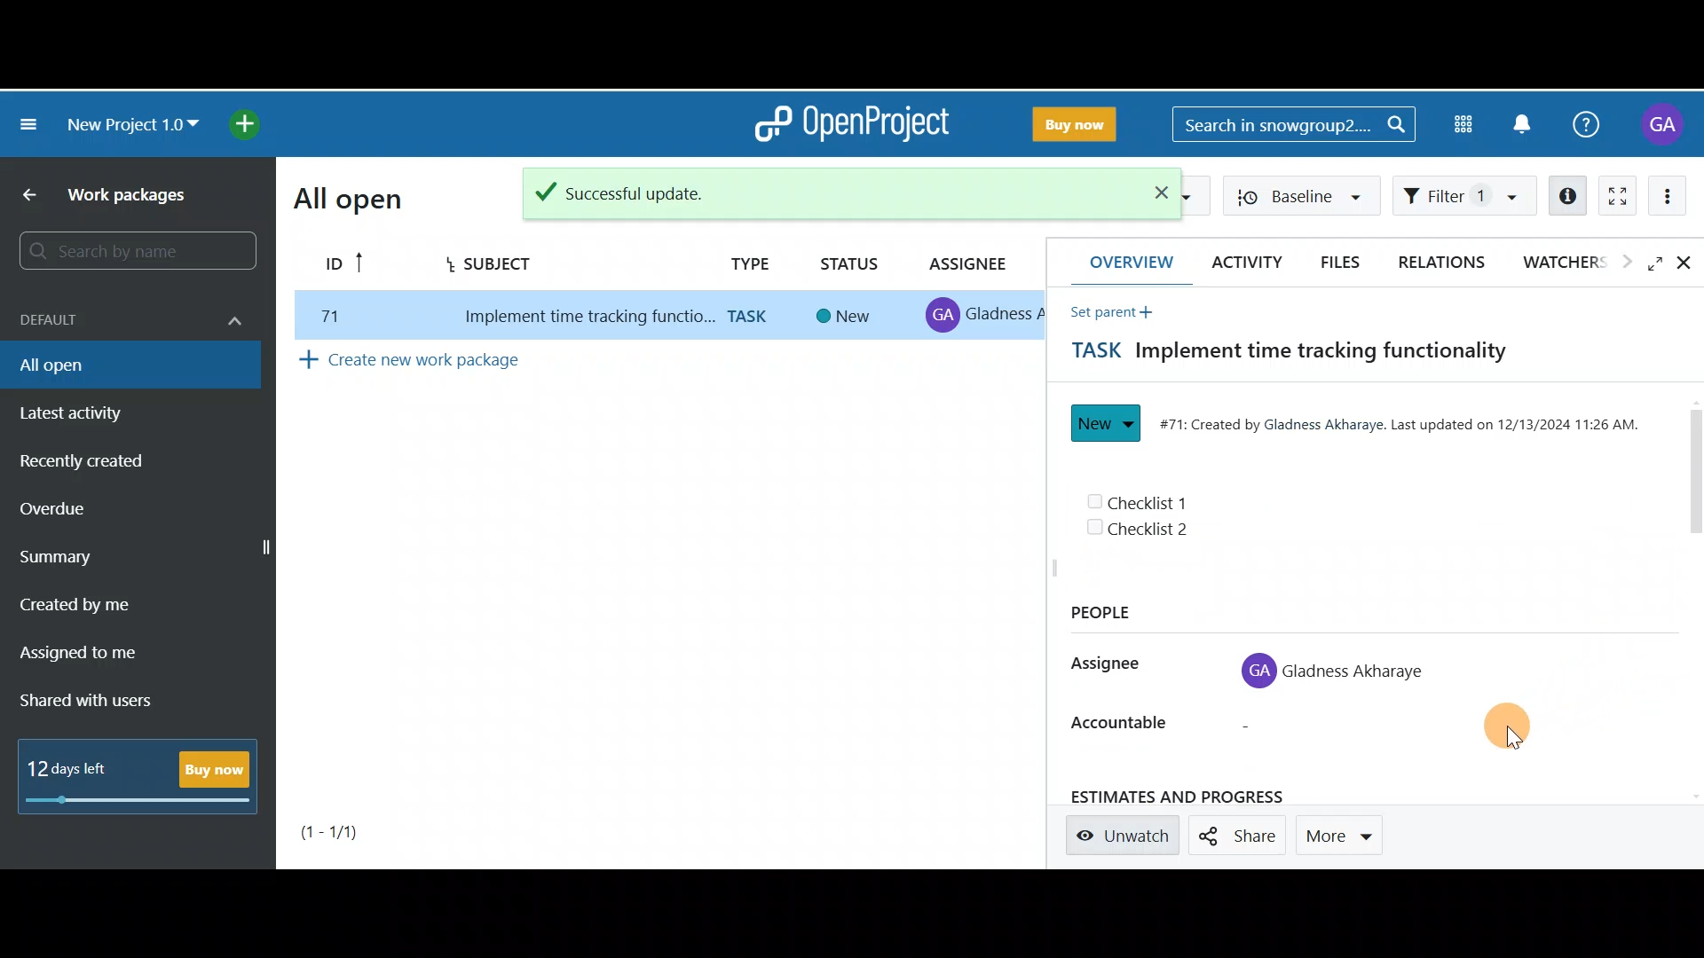 This screenshot has width=1704, height=958. What do you see at coordinates (1656, 126) in the screenshot?
I see `Account name` at bounding box center [1656, 126].